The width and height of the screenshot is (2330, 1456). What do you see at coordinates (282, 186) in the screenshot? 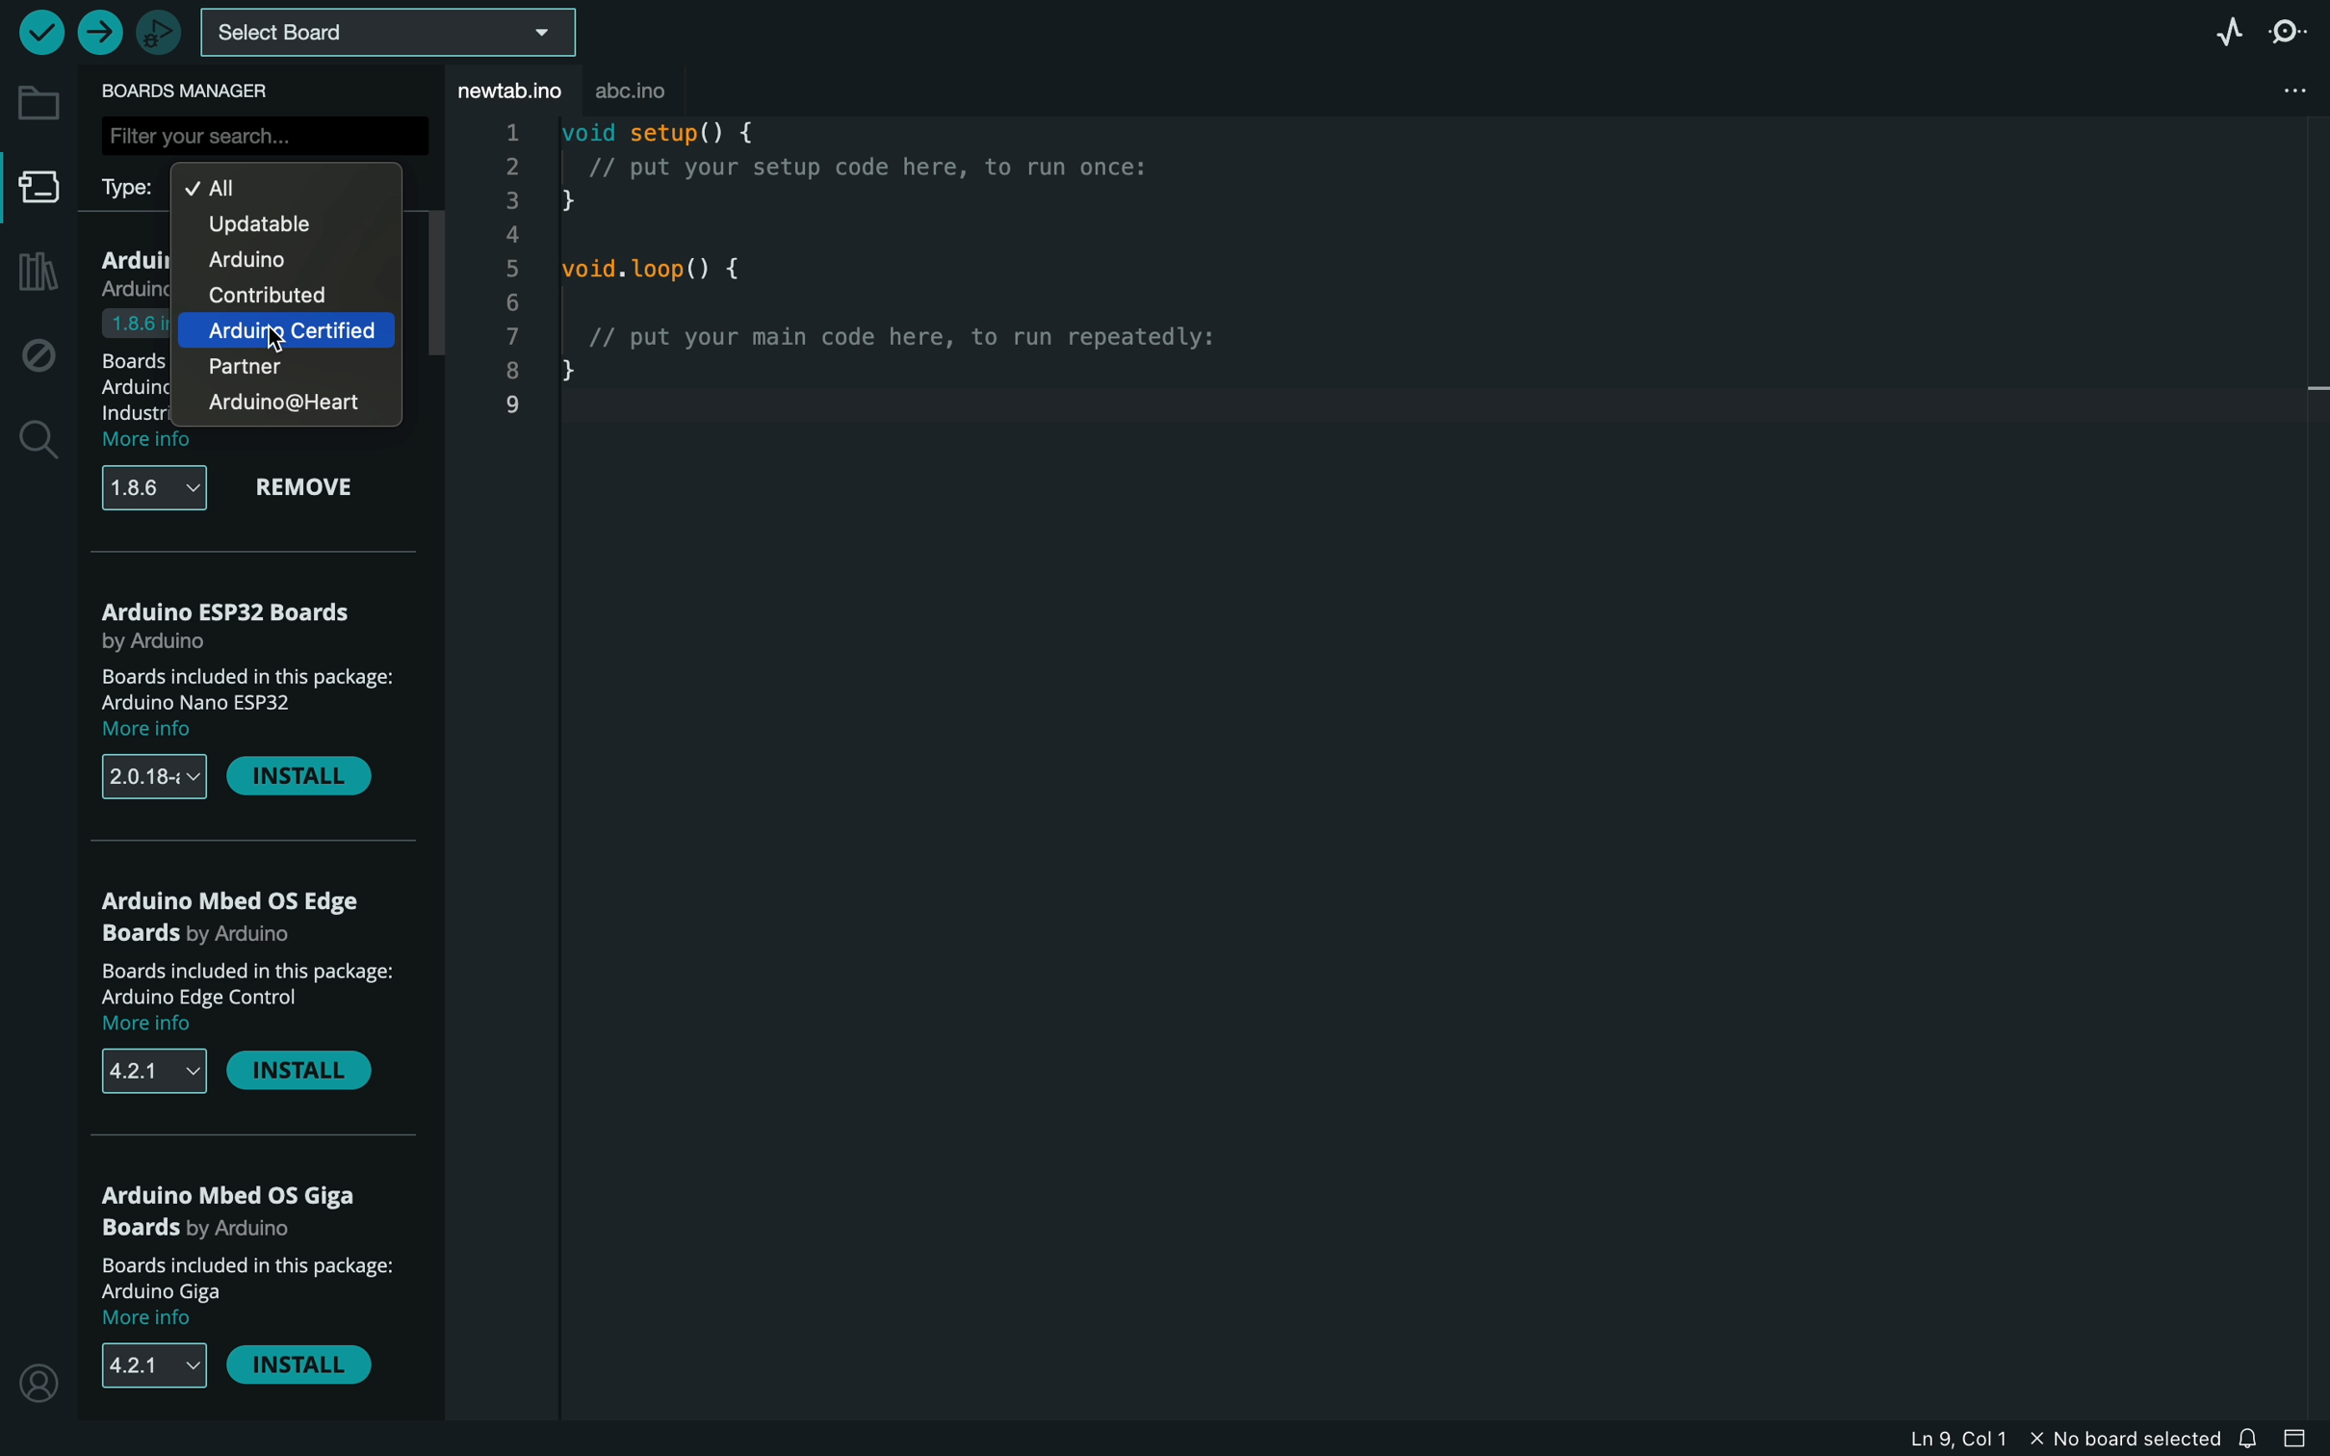
I see `all` at bounding box center [282, 186].